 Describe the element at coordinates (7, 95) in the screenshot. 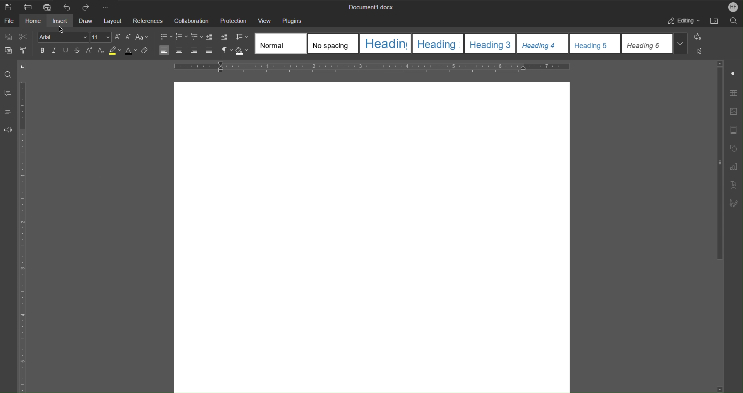

I see `Comments` at that location.